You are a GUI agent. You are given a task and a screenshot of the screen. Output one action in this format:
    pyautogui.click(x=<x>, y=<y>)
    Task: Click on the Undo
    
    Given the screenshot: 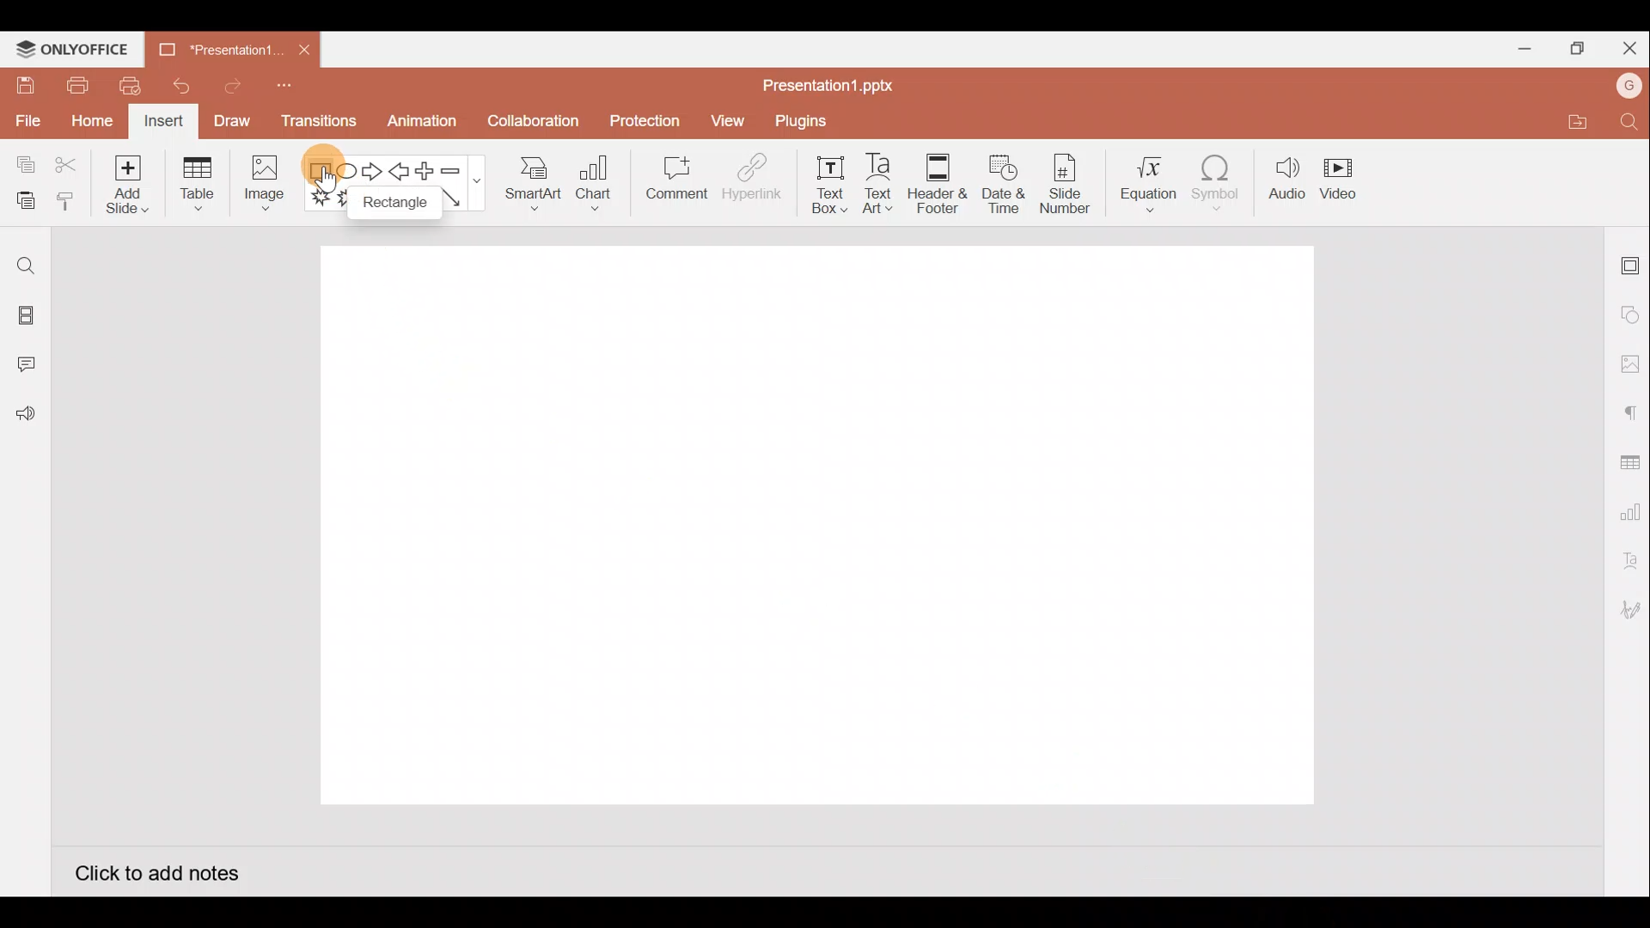 What is the action you would take?
    pyautogui.click(x=174, y=86)
    